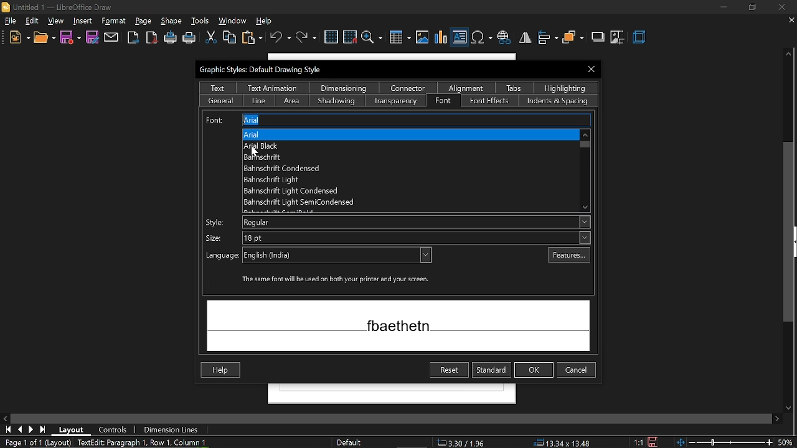 The width and height of the screenshot is (797, 448). I want to click on ok, so click(534, 370).